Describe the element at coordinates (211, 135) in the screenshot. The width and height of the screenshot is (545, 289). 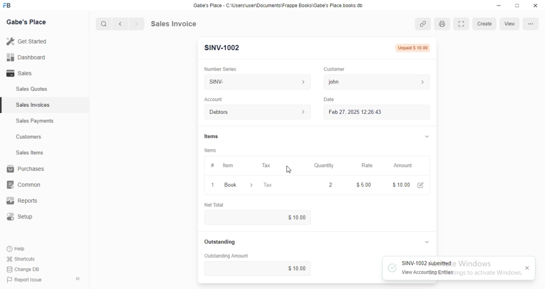
I see `Items` at that location.